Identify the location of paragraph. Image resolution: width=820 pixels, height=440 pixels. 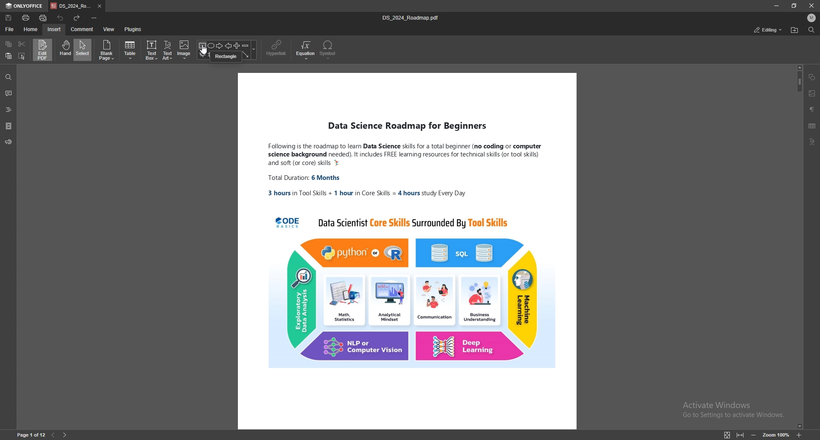
(812, 109).